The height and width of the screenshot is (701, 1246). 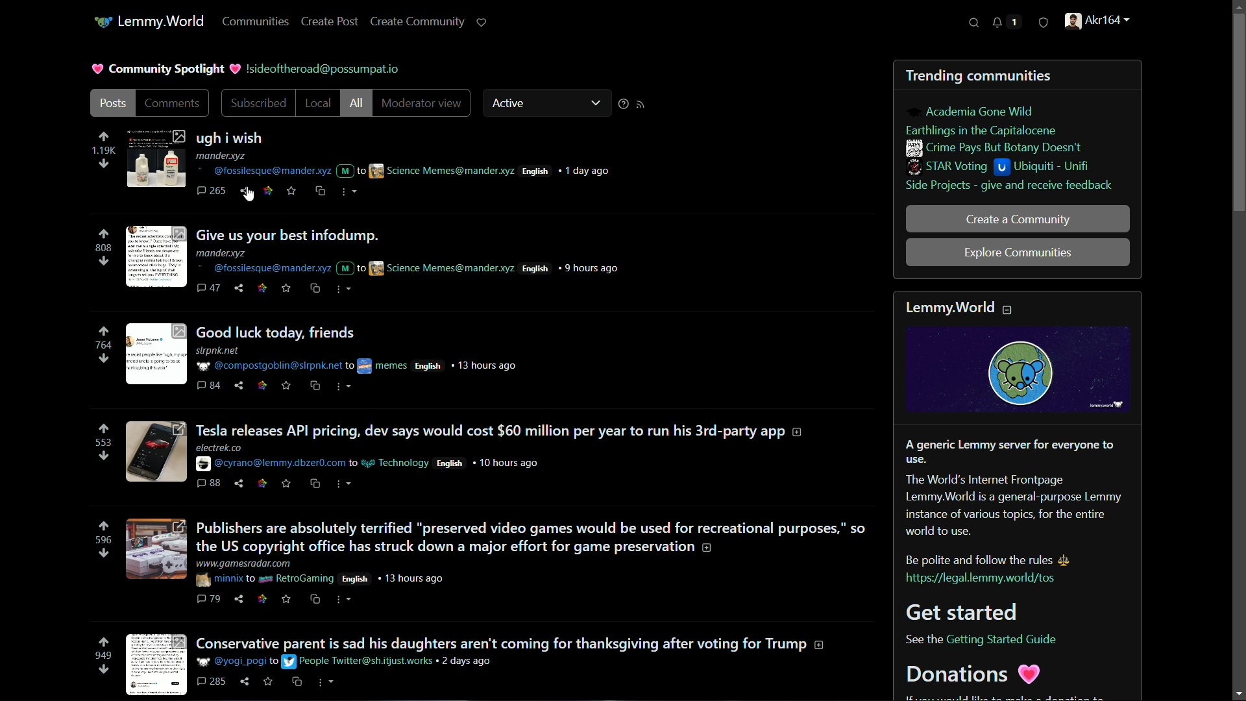 What do you see at coordinates (104, 234) in the screenshot?
I see `upvote` at bounding box center [104, 234].